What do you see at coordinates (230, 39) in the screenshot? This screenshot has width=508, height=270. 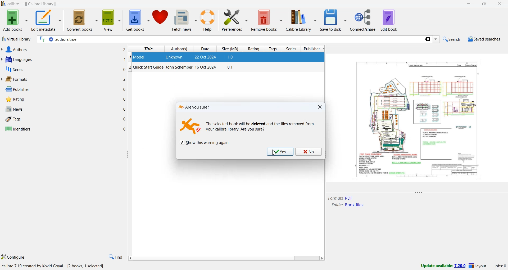 I see `search bar` at bounding box center [230, 39].